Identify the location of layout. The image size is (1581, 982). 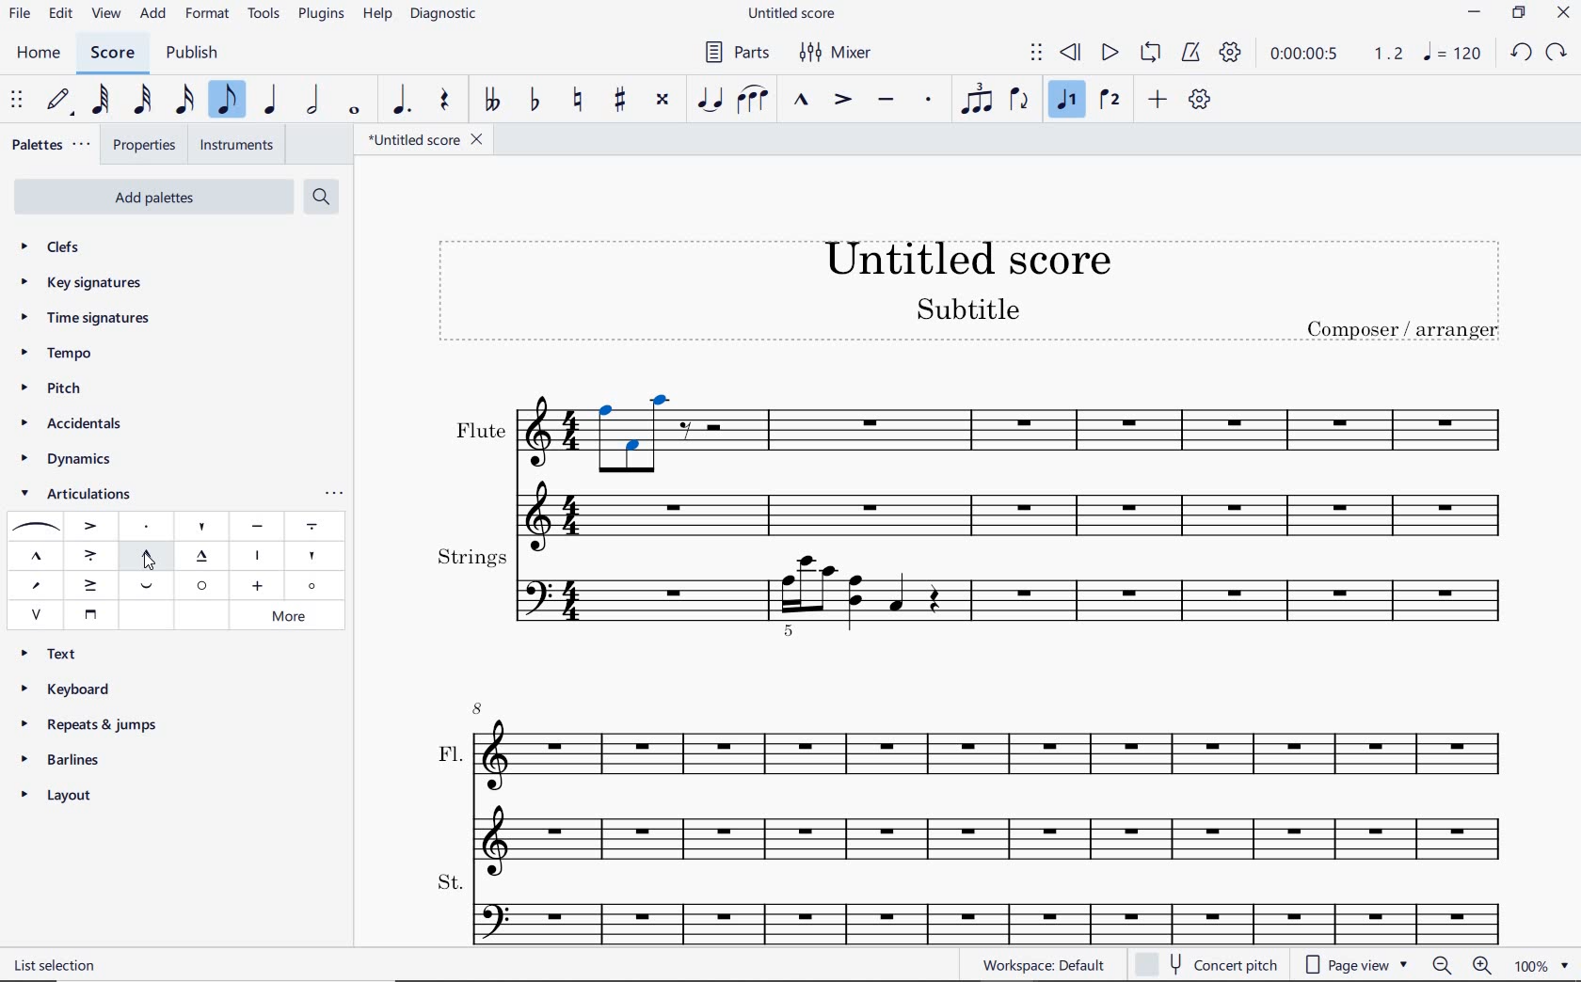
(59, 799).